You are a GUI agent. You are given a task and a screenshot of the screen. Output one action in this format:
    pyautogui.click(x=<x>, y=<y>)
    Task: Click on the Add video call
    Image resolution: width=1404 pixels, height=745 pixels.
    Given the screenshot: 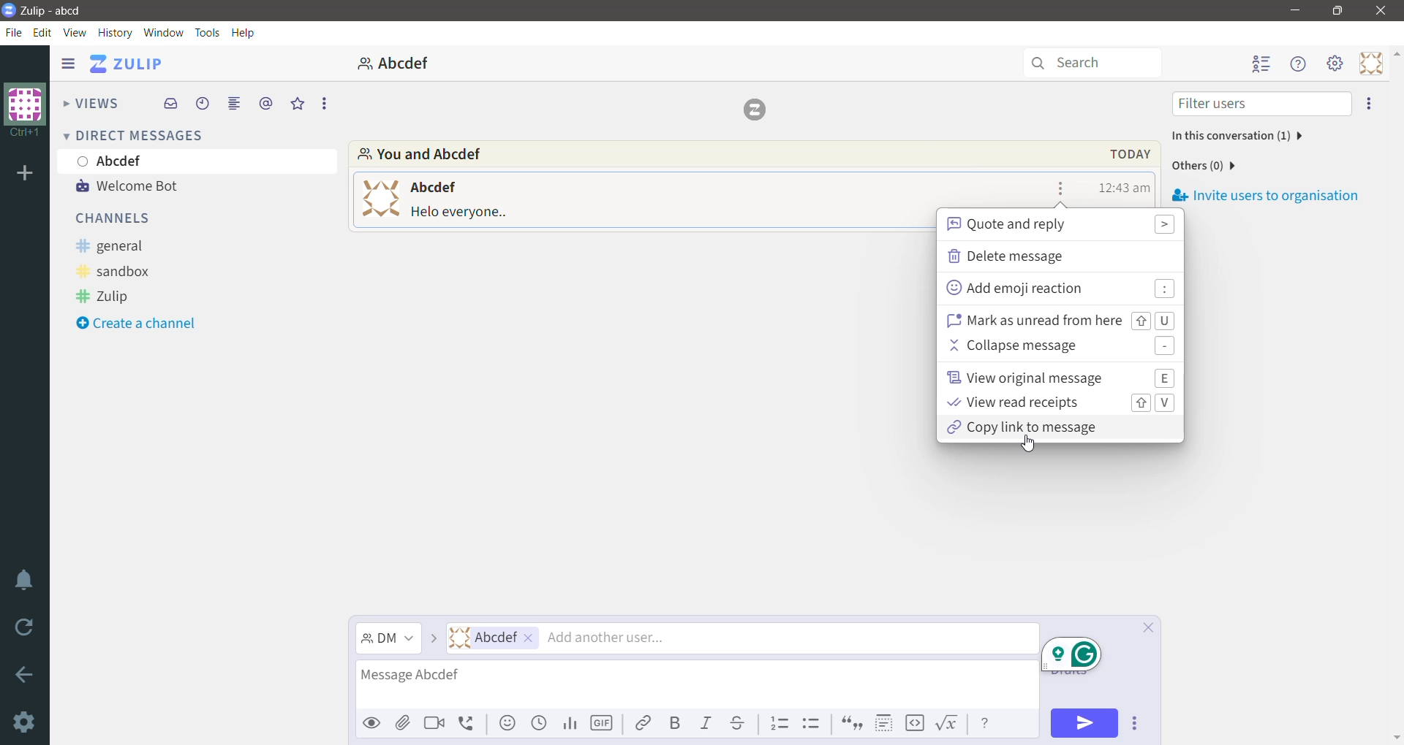 What is the action you would take?
    pyautogui.click(x=435, y=723)
    